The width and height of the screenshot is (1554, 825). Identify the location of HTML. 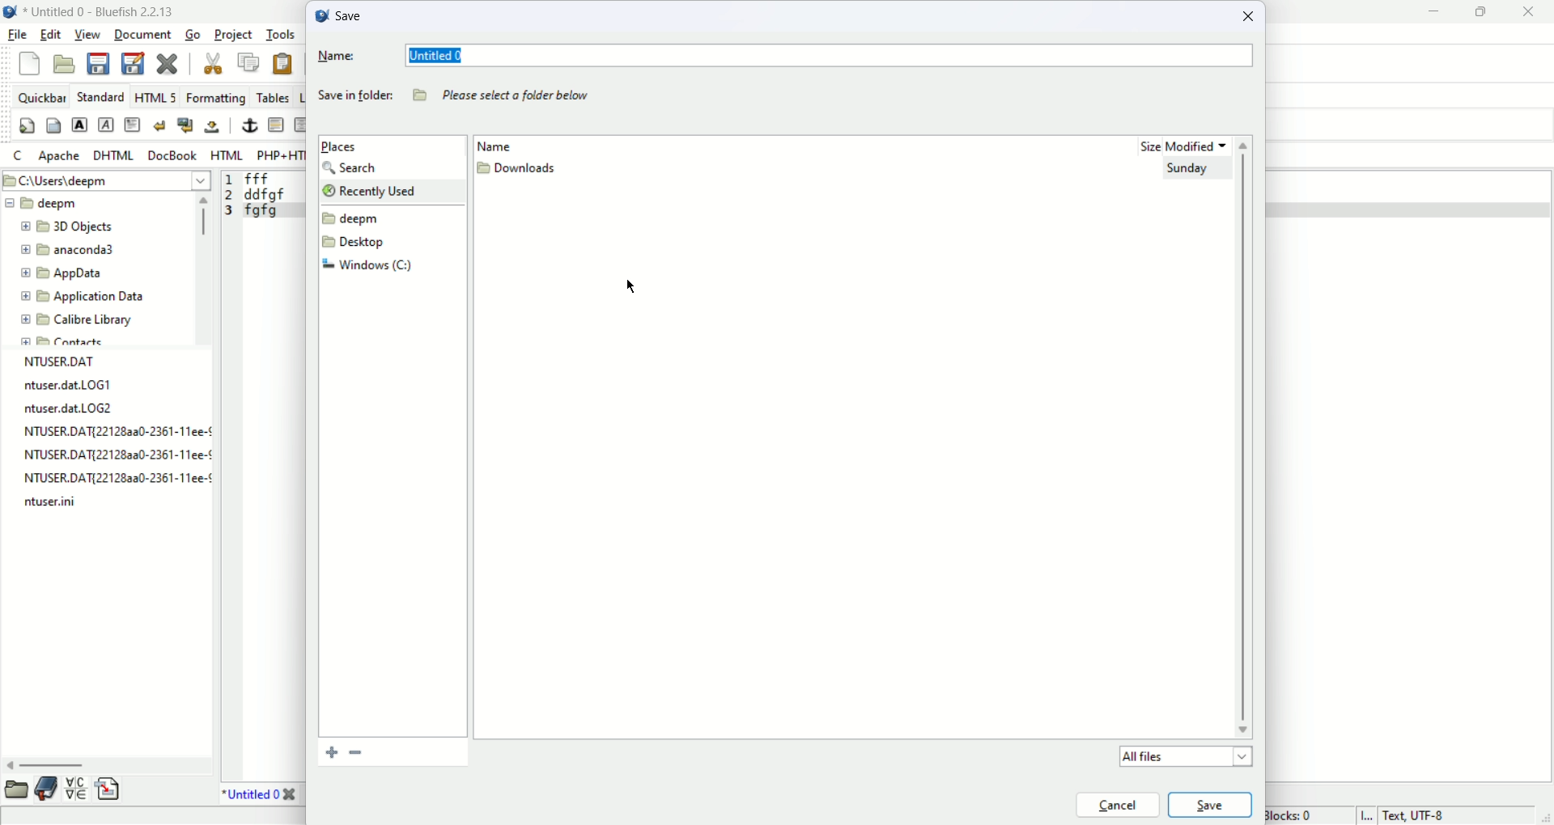
(226, 154).